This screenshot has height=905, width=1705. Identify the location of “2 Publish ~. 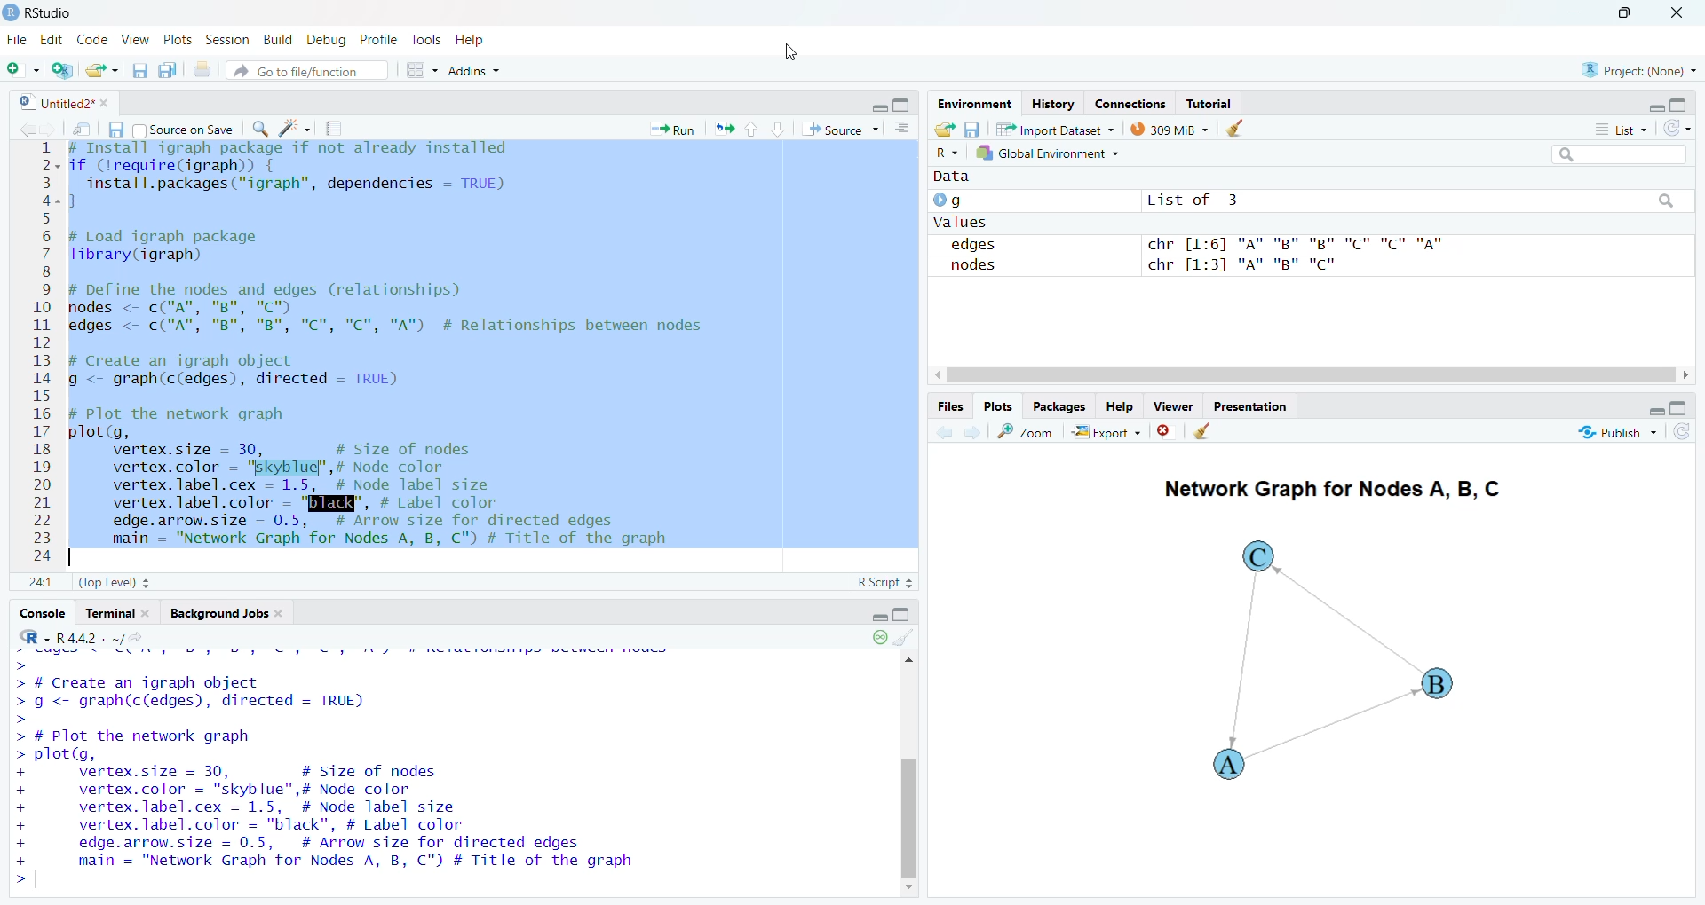
(1614, 433).